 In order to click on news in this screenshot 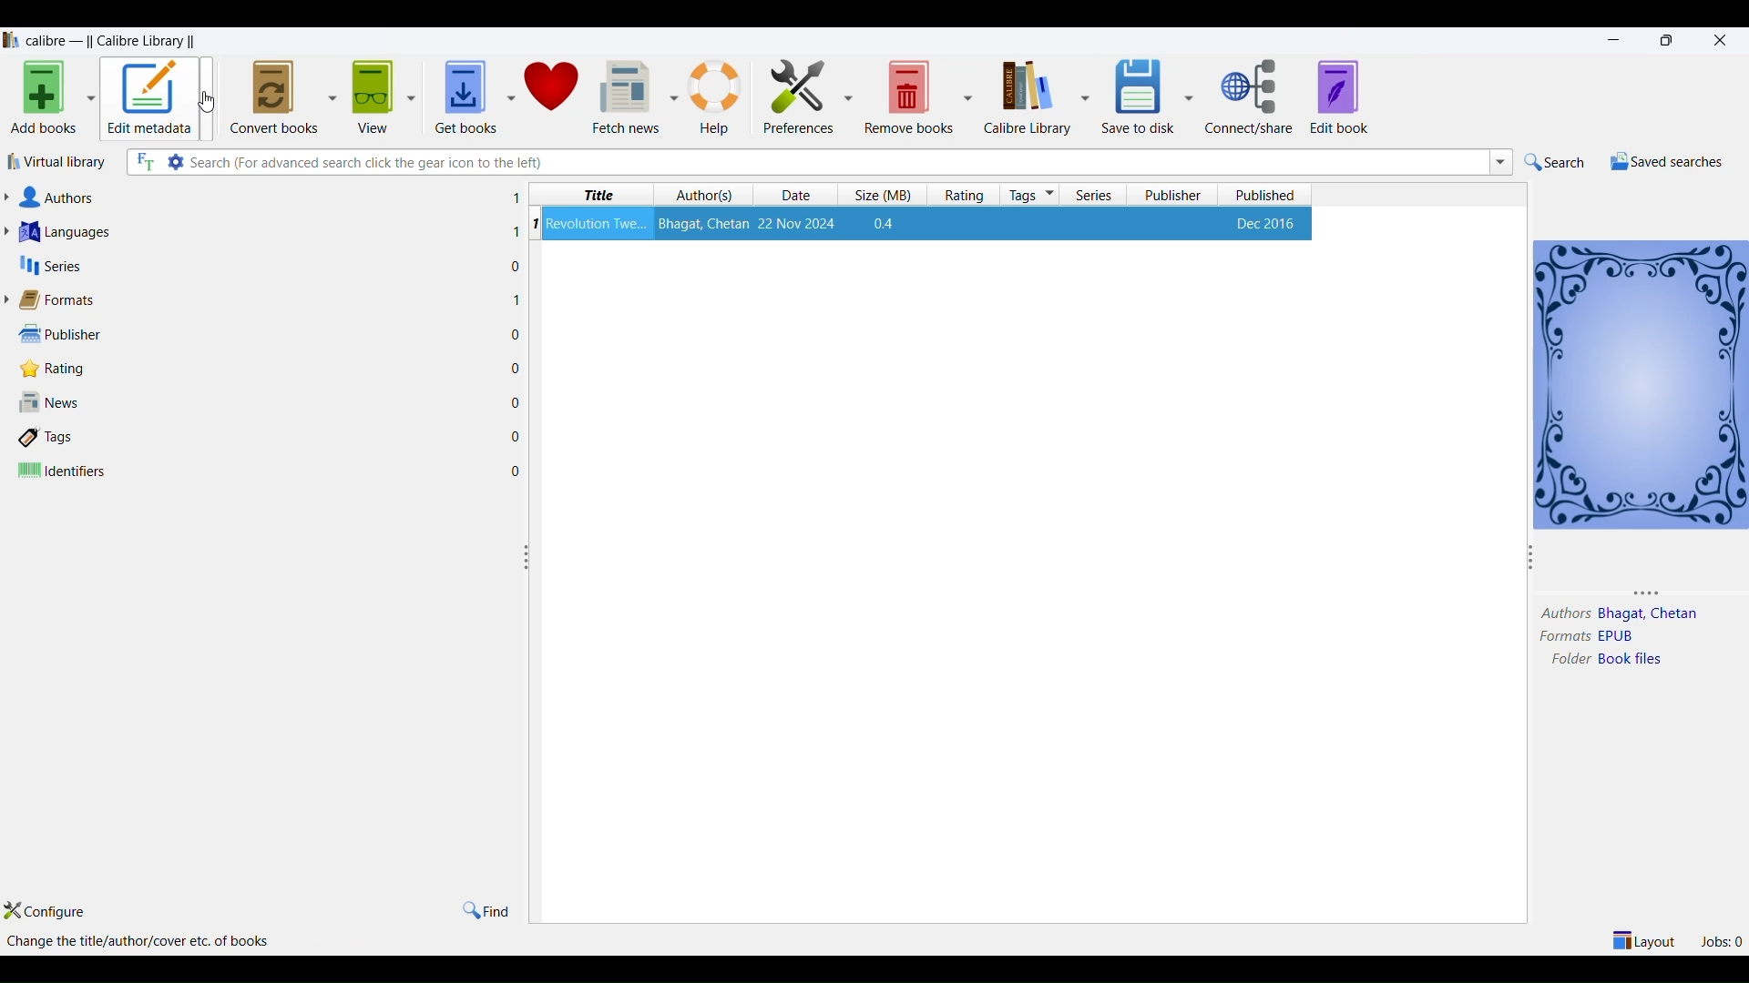, I will do `click(52, 404)`.